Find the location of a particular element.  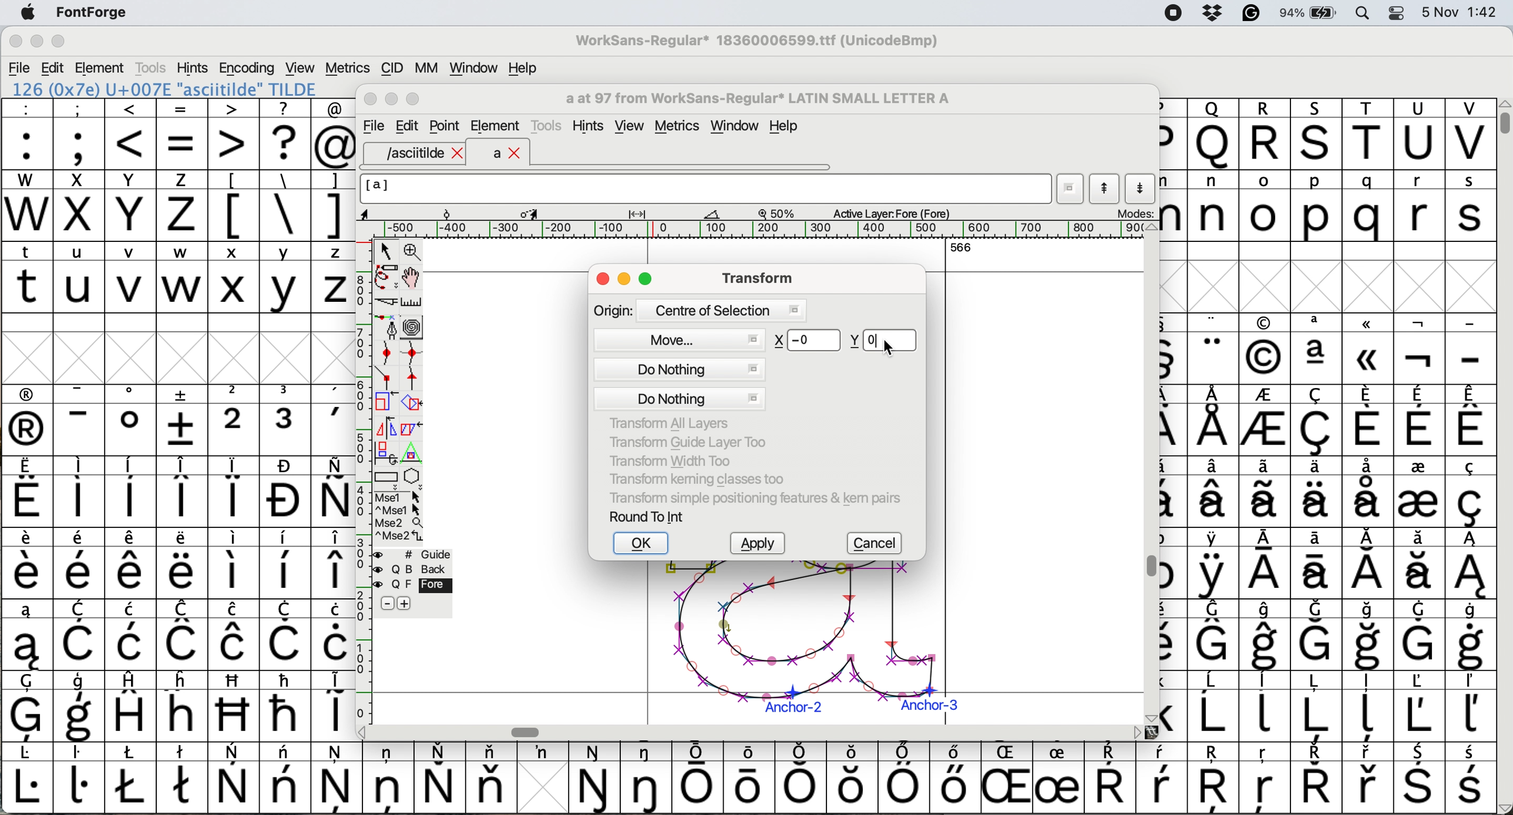

symbol is located at coordinates (1419, 421).